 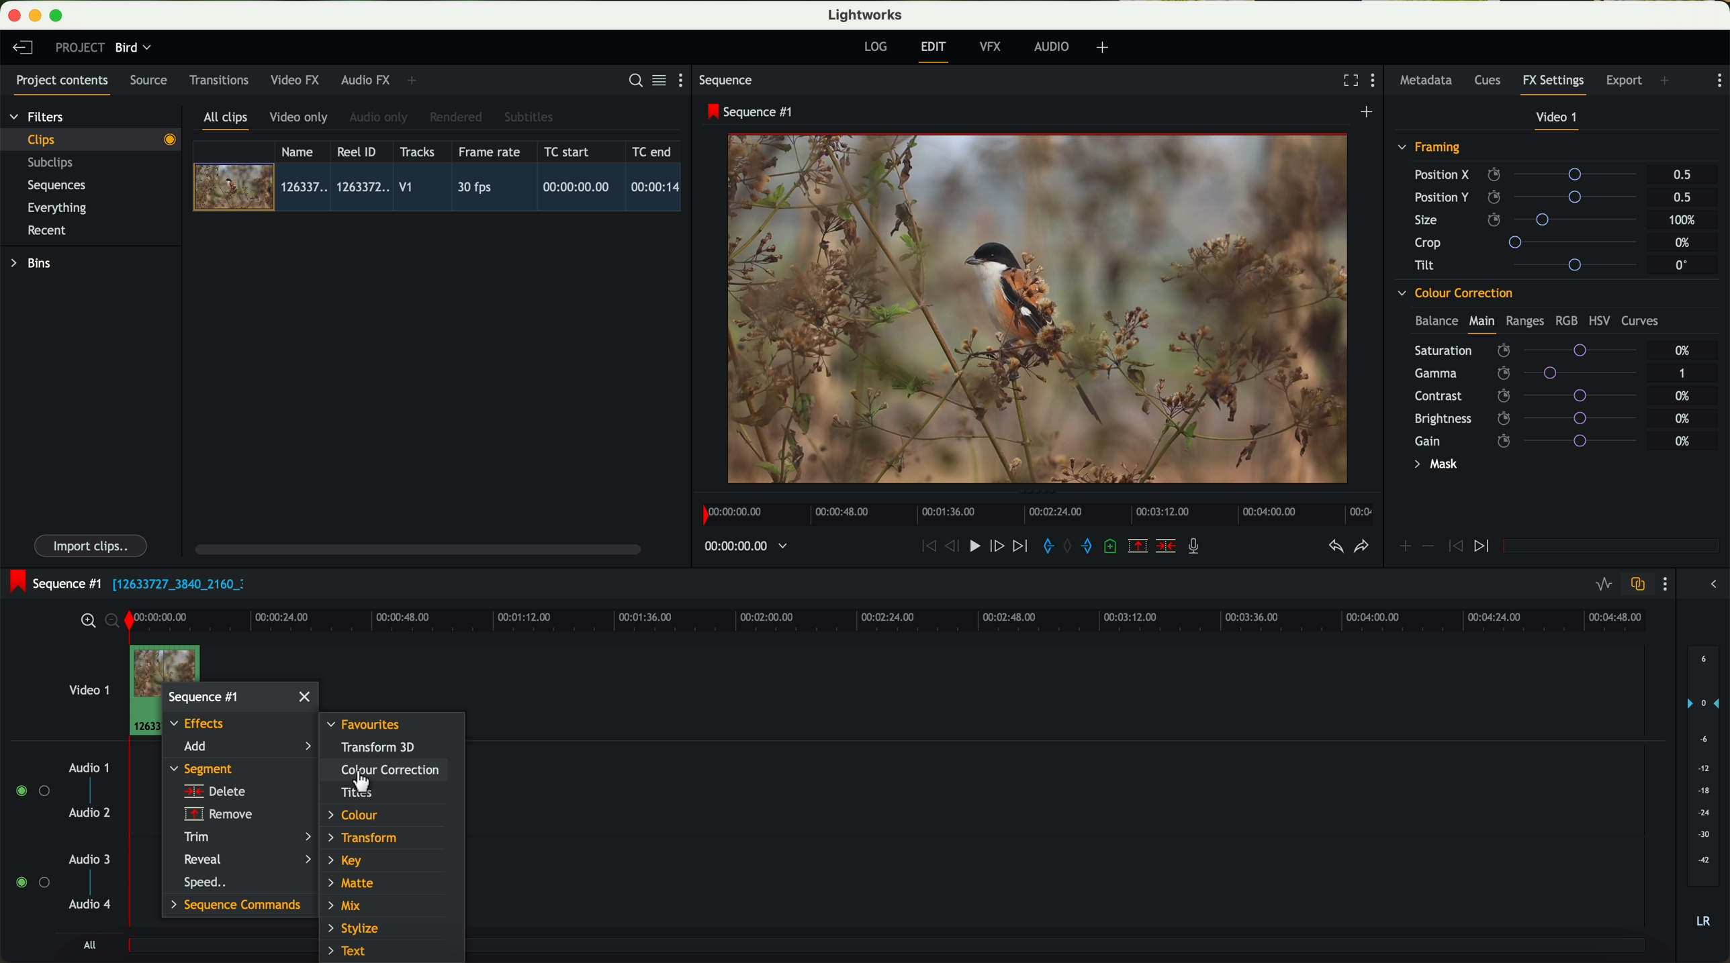 I want to click on audio FX, so click(x=366, y=79).